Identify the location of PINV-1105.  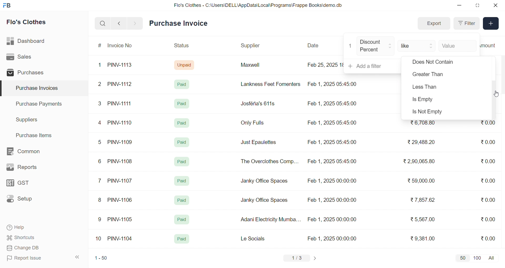
(121, 219).